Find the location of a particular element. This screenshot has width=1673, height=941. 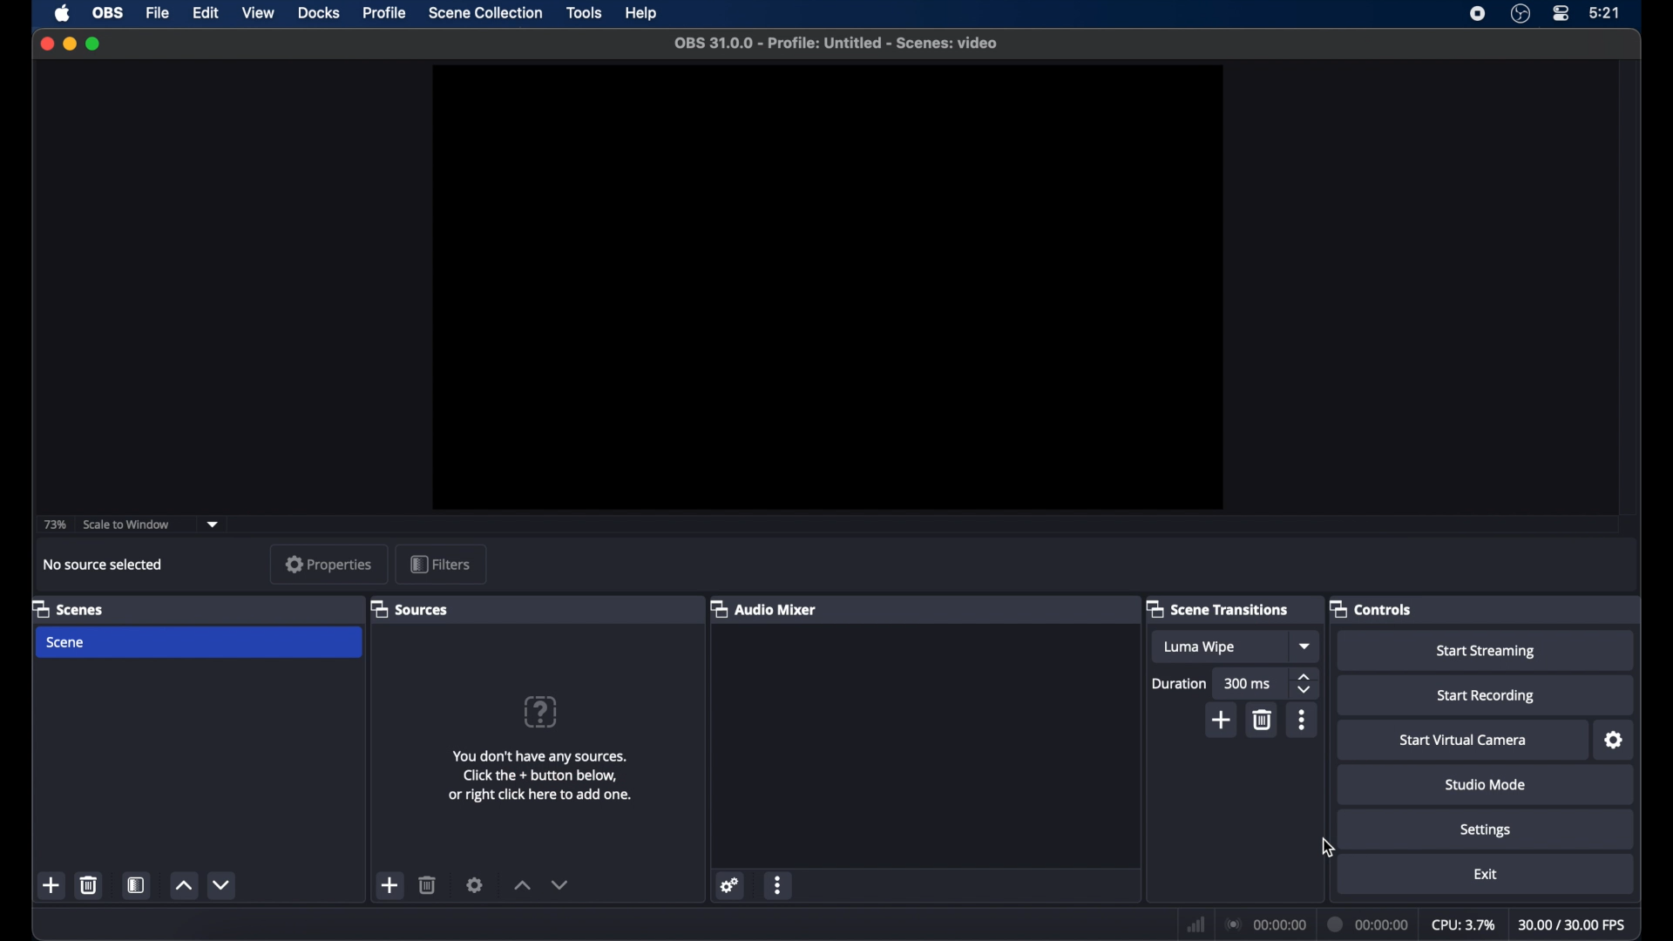

more options is located at coordinates (1302, 721).